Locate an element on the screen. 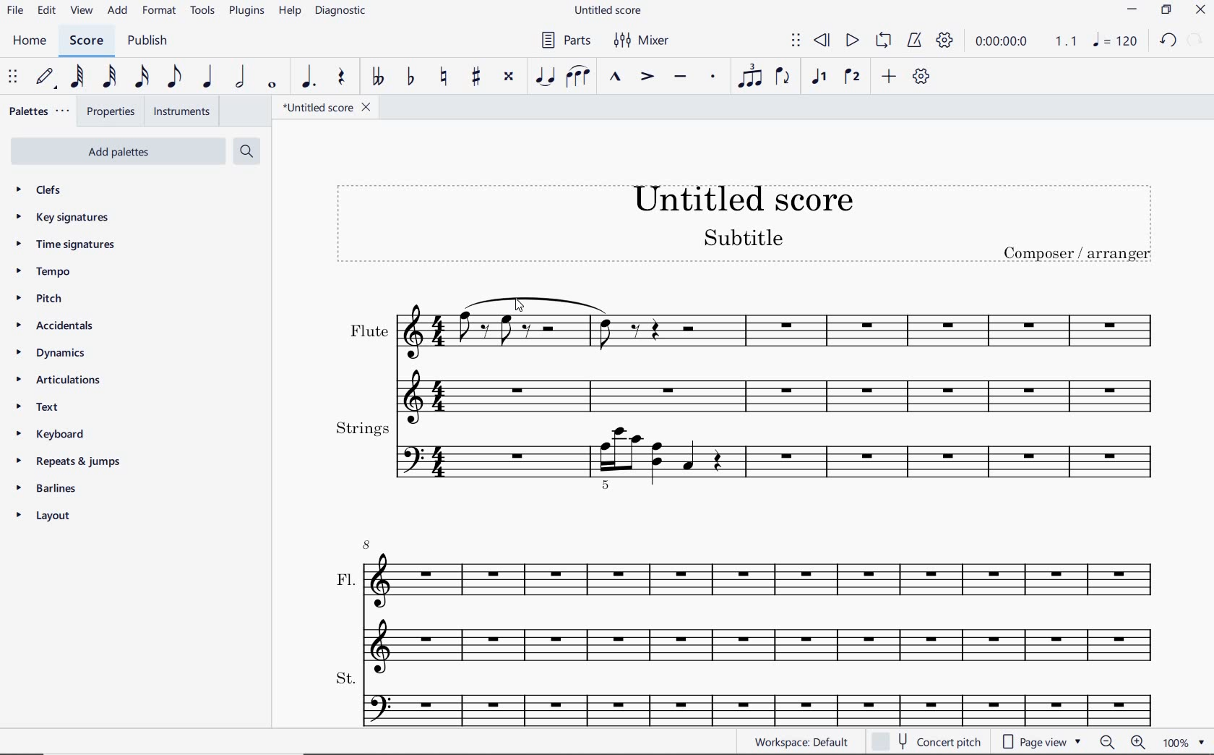 This screenshot has height=755, width=1214. cursor is located at coordinates (521, 304).